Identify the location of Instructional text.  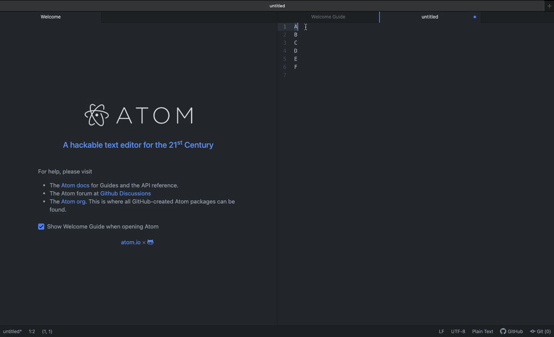
(135, 191).